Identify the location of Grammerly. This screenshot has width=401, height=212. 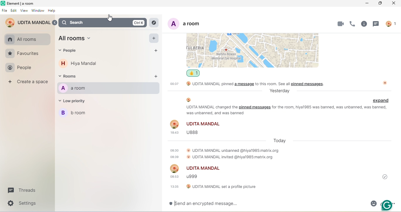
(387, 206).